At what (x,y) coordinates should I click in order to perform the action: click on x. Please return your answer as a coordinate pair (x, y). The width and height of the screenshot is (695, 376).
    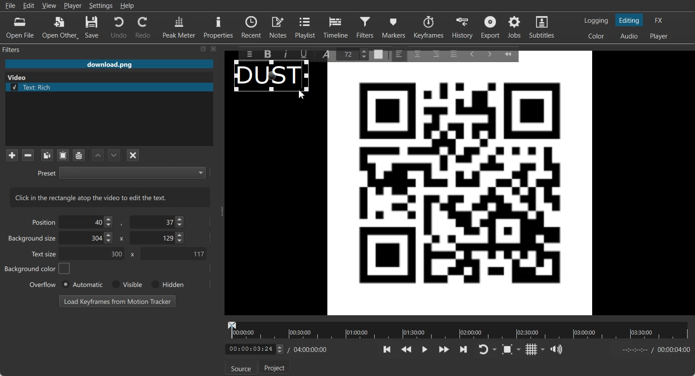
    Looking at the image, I should click on (120, 238).